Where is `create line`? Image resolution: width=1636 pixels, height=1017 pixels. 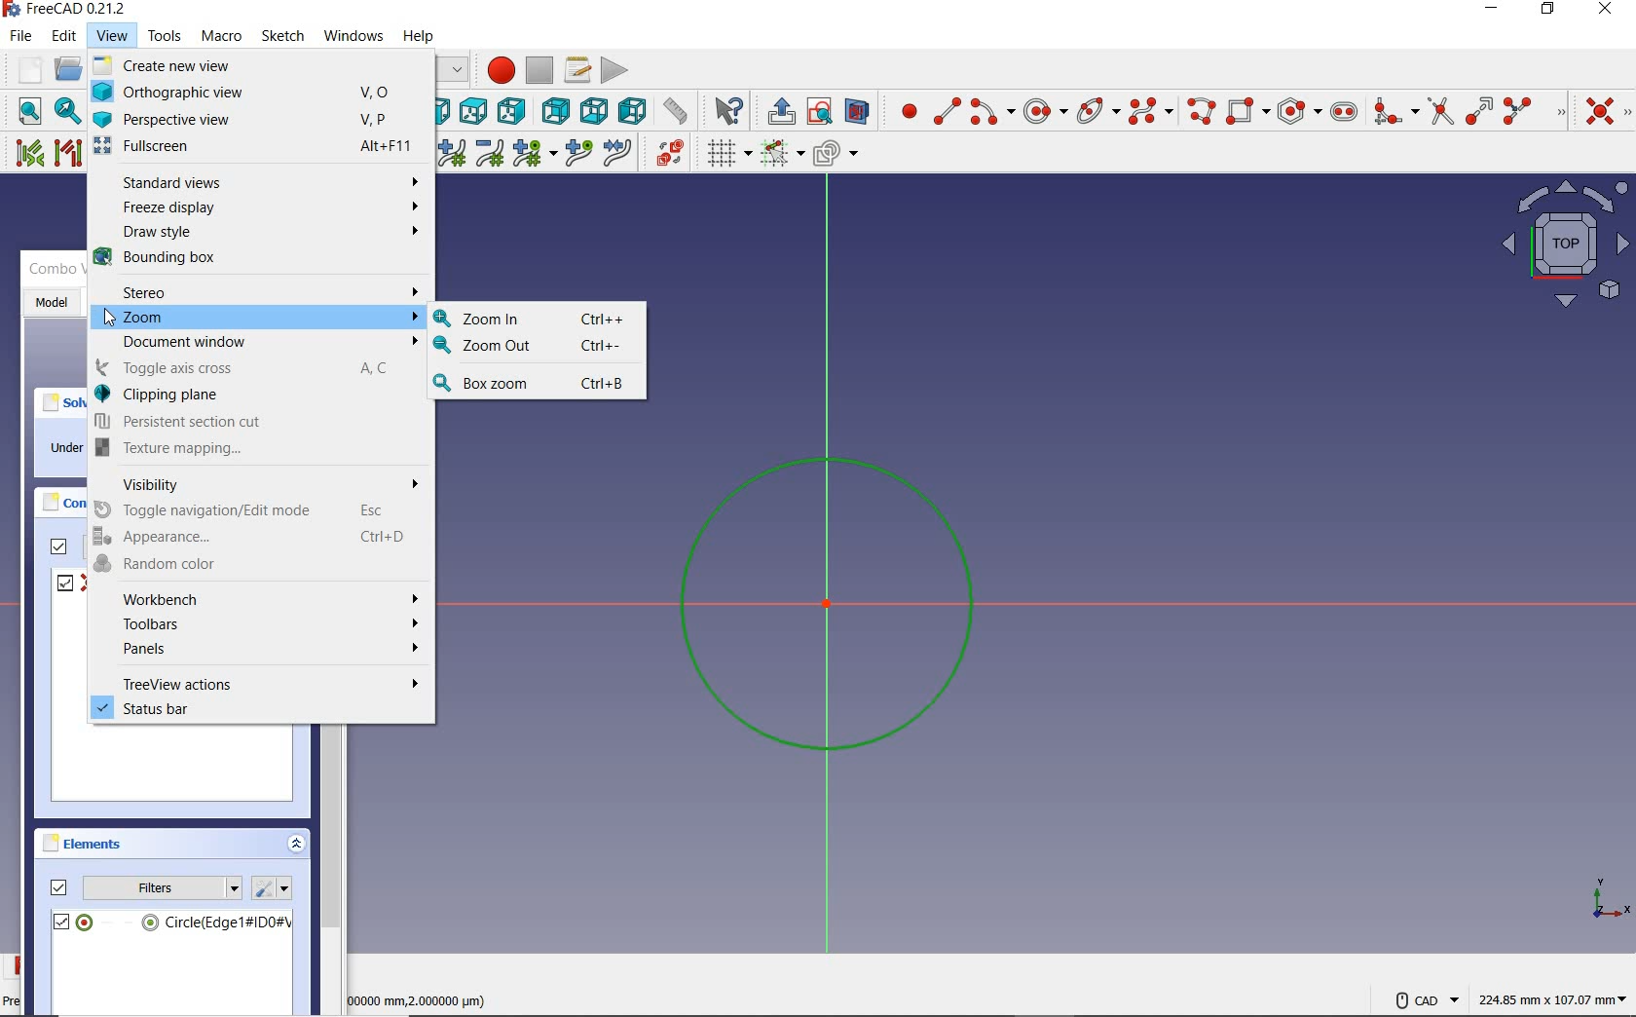 create line is located at coordinates (946, 113).